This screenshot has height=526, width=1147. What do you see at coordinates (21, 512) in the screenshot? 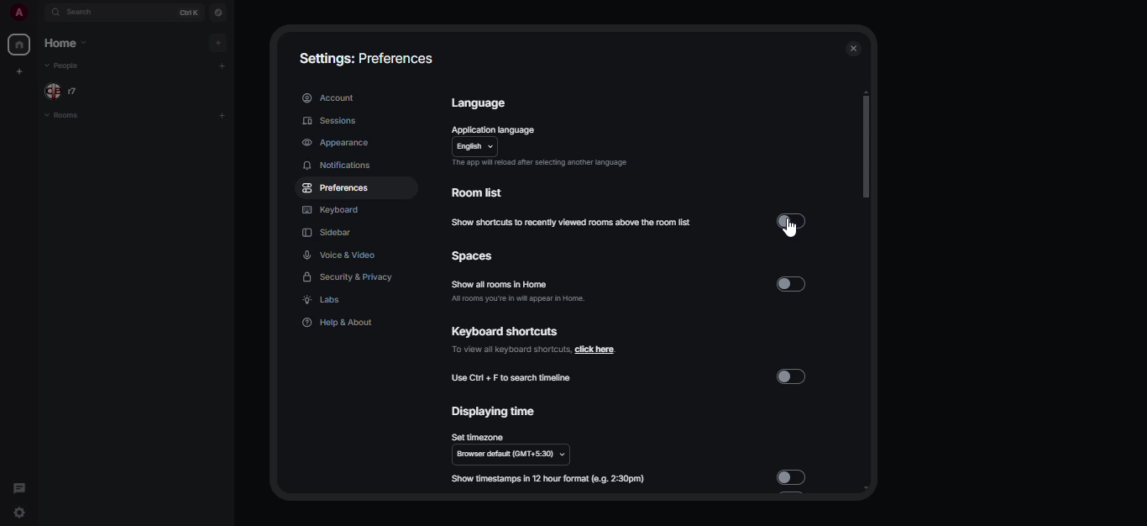
I see `quick settings` at bounding box center [21, 512].